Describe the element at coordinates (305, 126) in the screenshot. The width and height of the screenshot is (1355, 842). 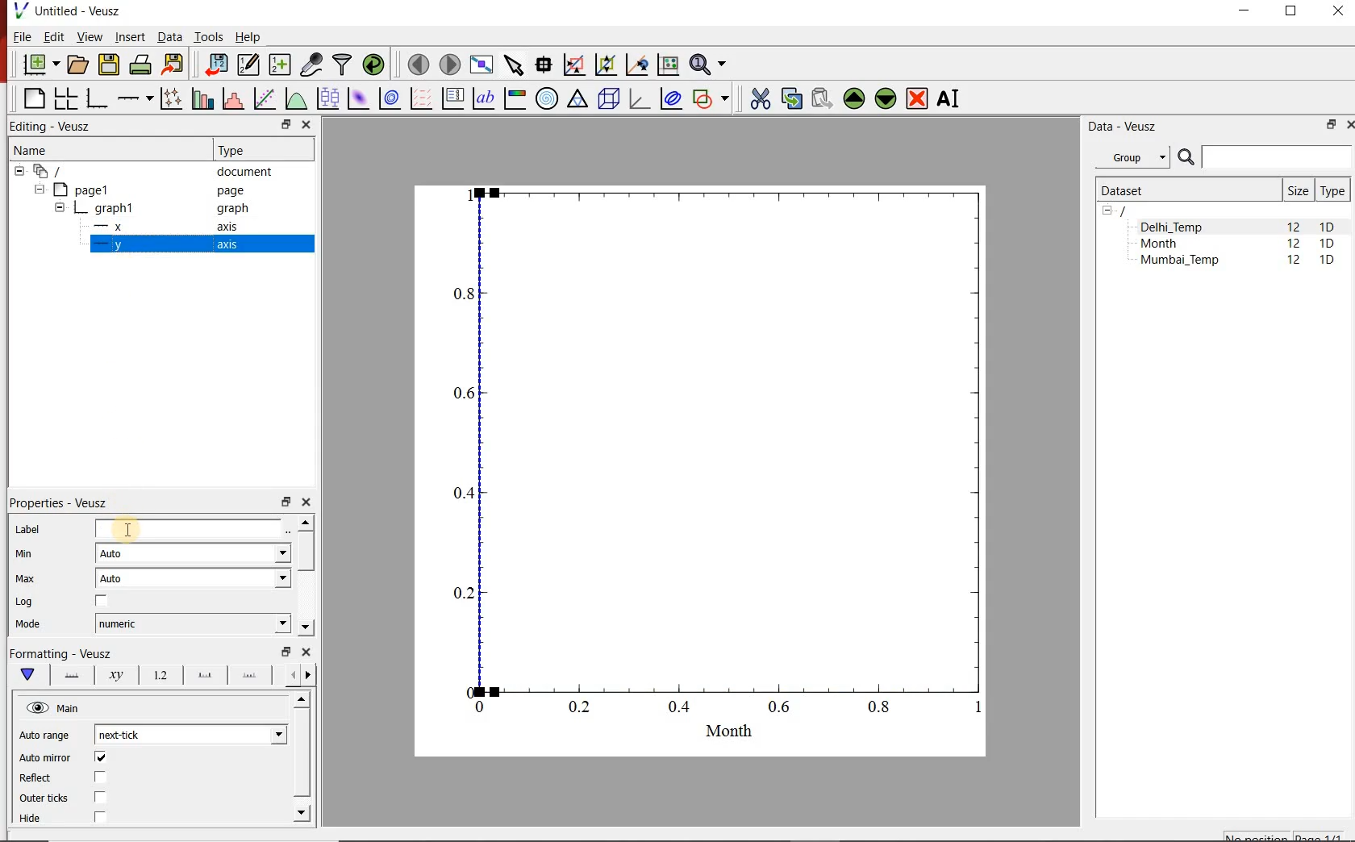
I see `close` at that location.